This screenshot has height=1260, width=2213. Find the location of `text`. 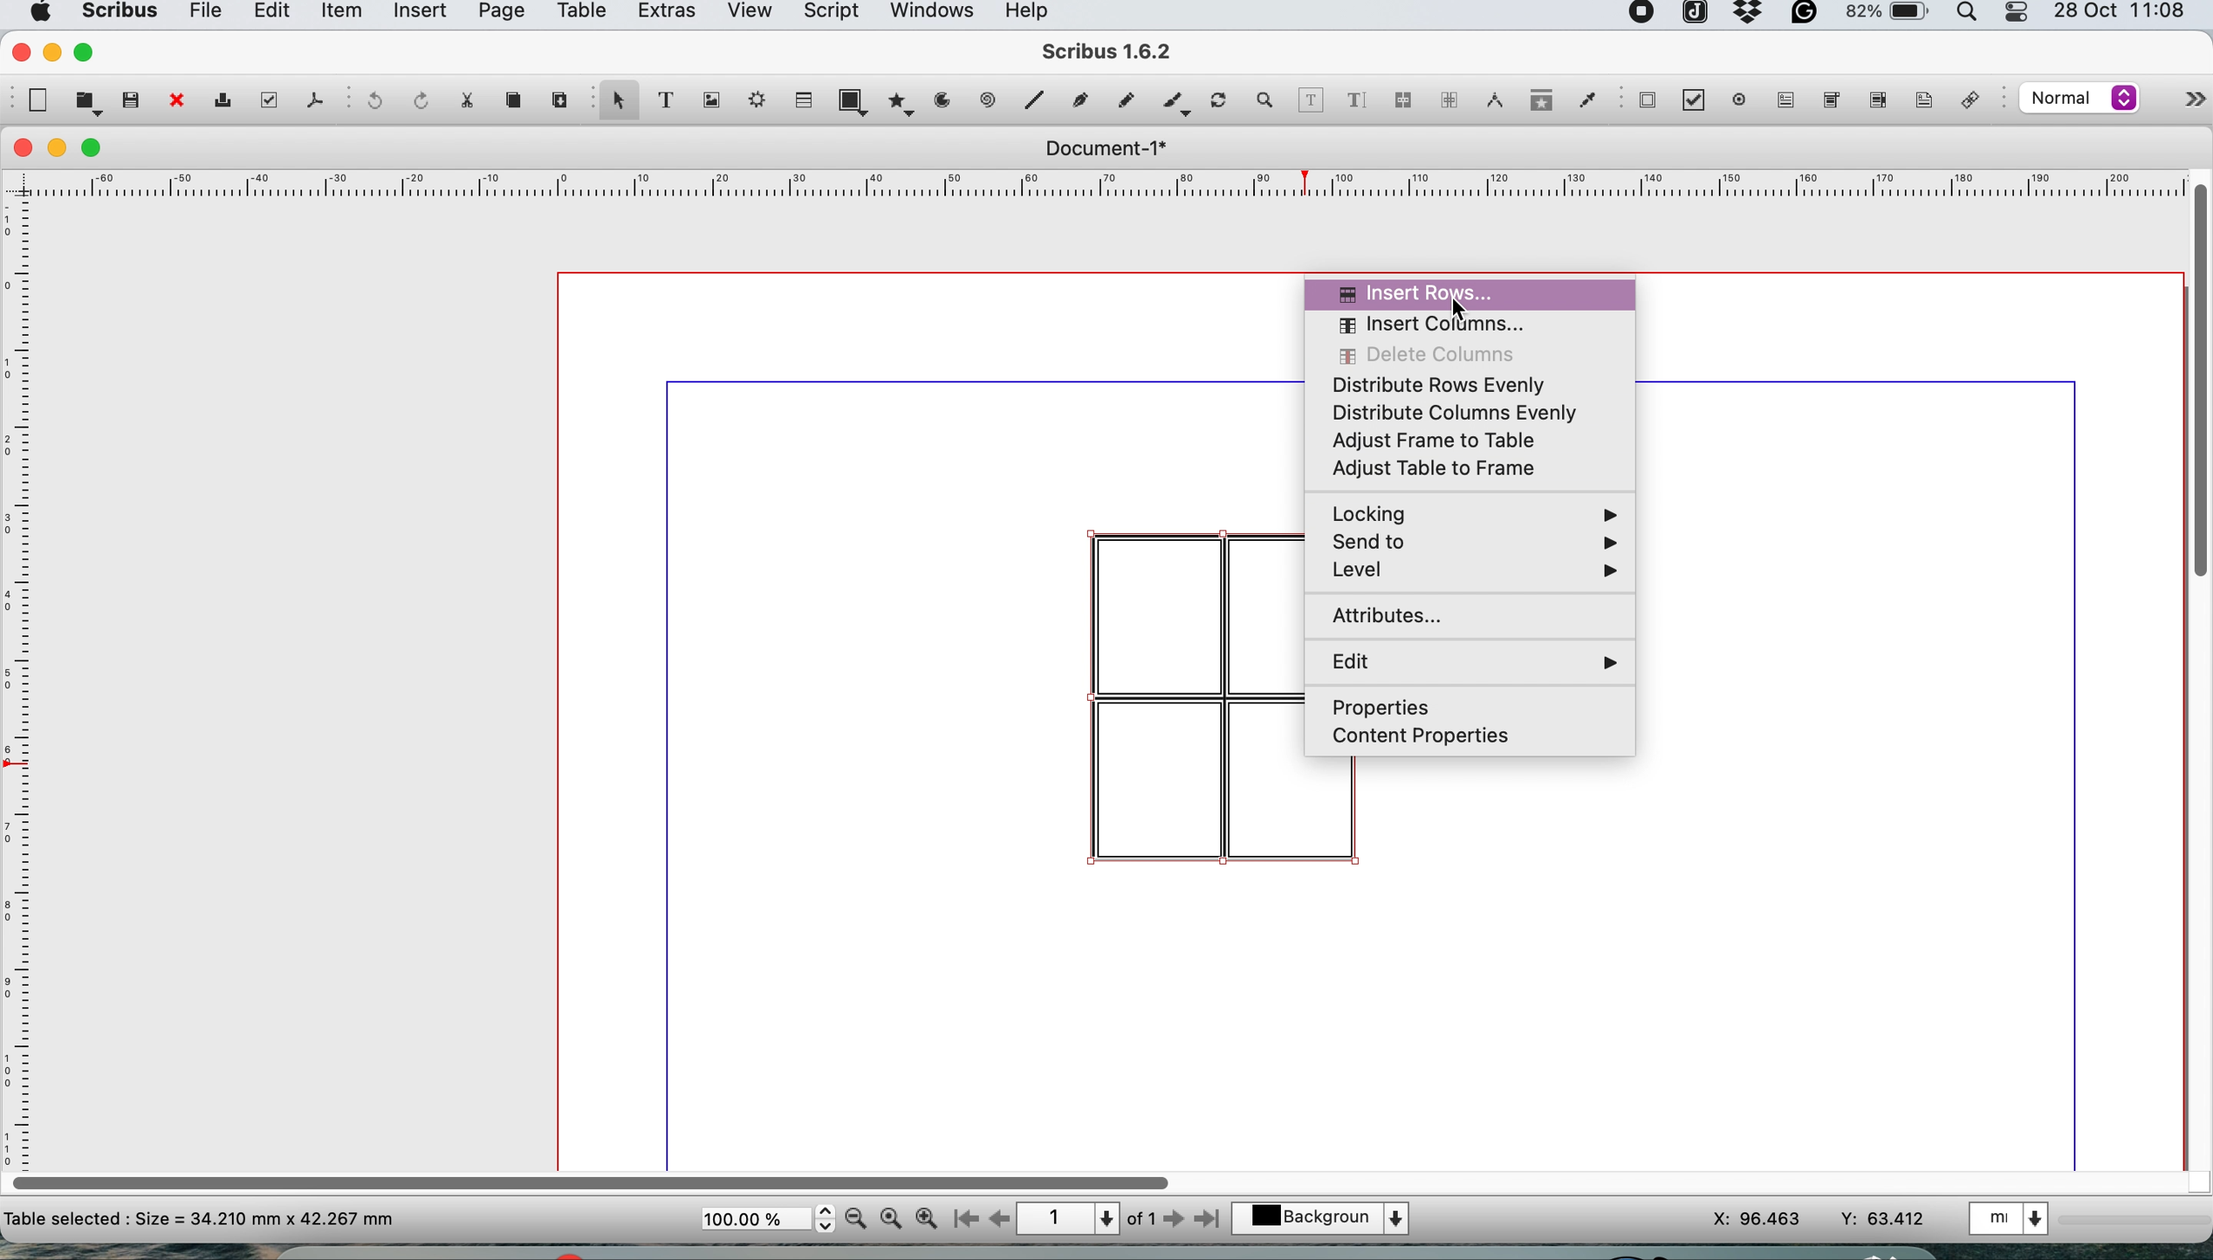

text is located at coordinates (201, 1218).